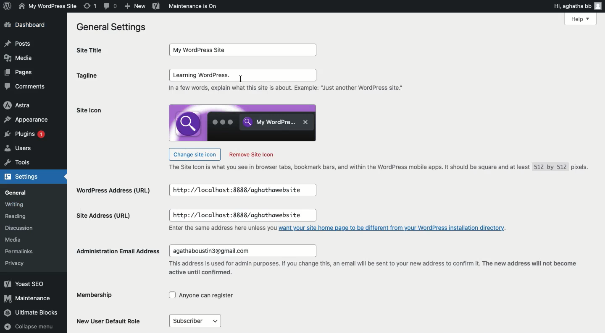 The width and height of the screenshot is (605, 333). I want to click on Maintenance, so click(28, 298).